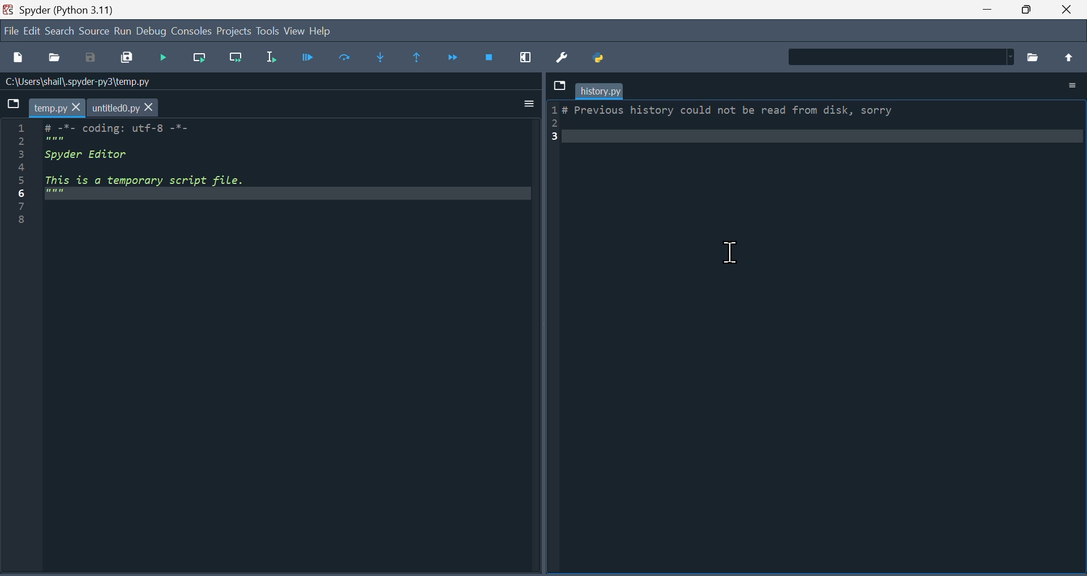 This screenshot has width=1087, height=576. What do you see at coordinates (739, 113) in the screenshot?
I see `# Frevious Nilstory could not be read Trom disk, sorry` at bounding box center [739, 113].